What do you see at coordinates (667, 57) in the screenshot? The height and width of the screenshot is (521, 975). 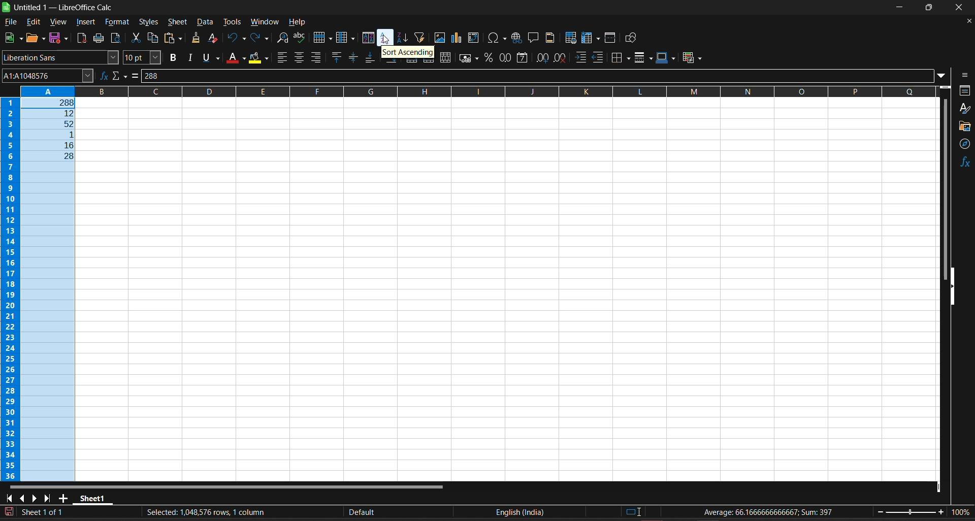 I see `border color` at bounding box center [667, 57].